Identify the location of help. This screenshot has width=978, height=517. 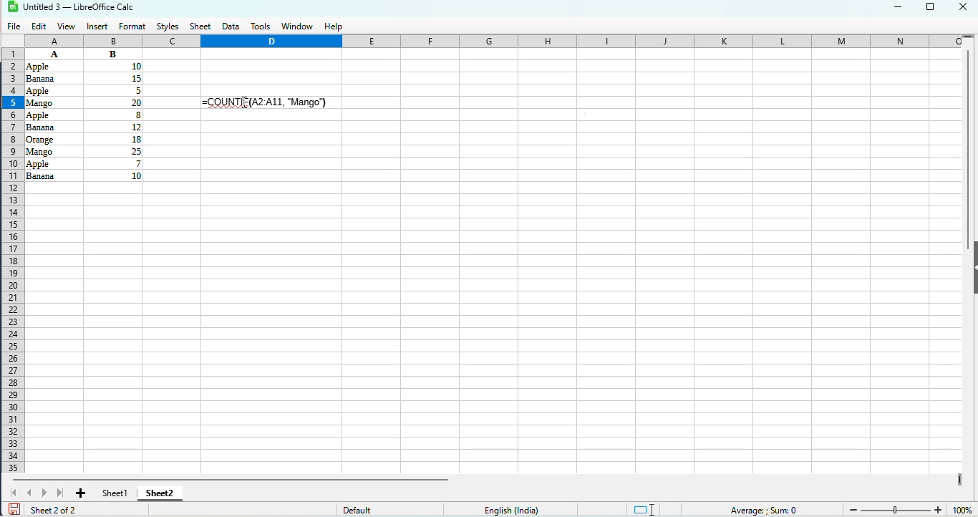
(334, 27).